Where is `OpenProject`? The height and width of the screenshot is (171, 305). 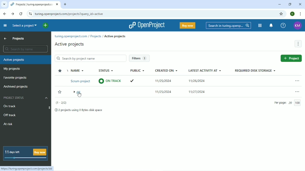 OpenProject is located at coordinates (147, 26).